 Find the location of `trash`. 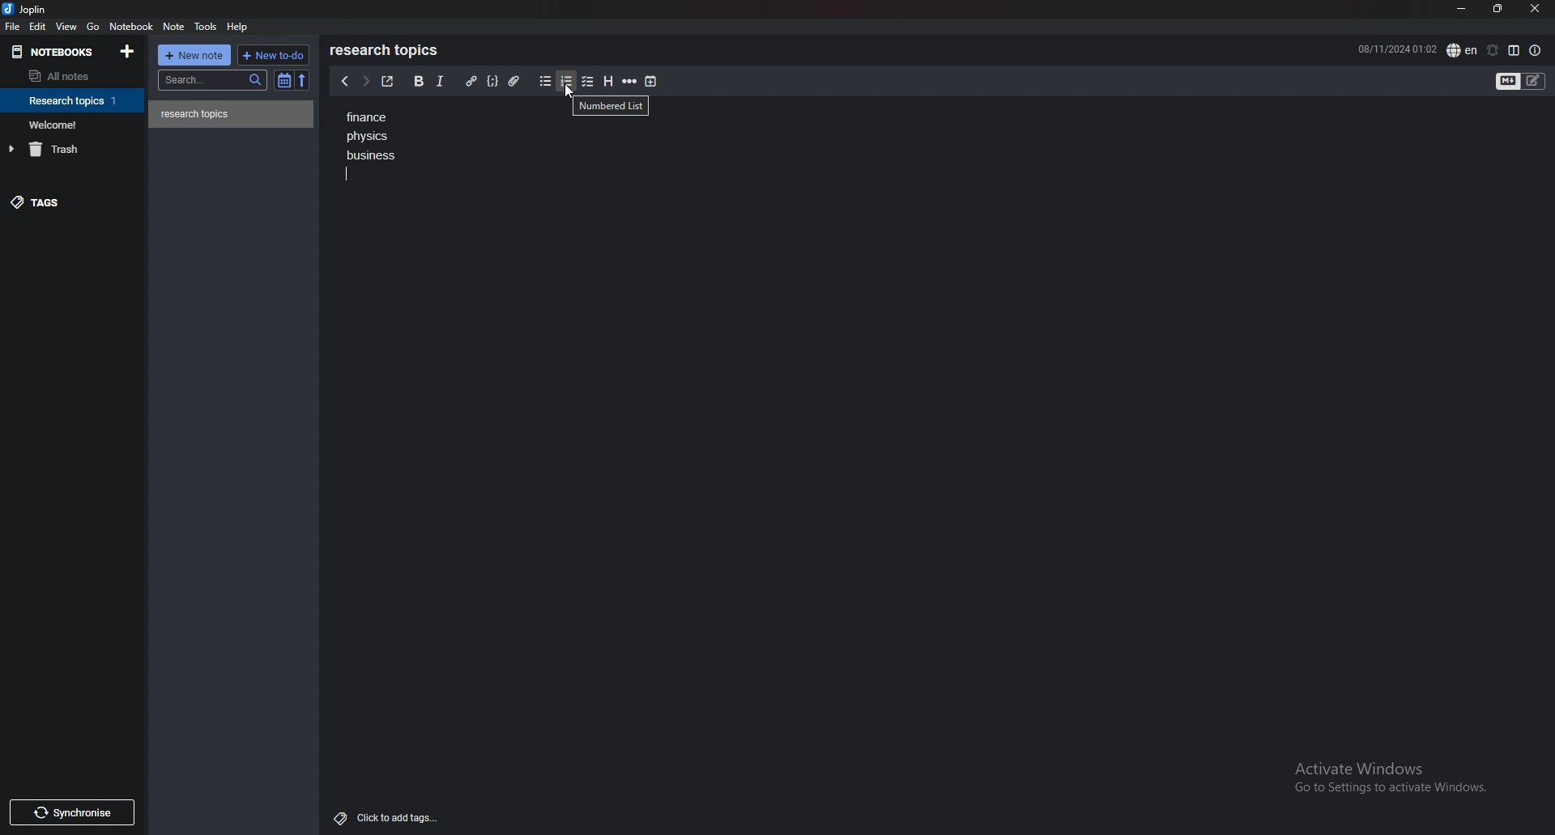

trash is located at coordinates (75, 149).